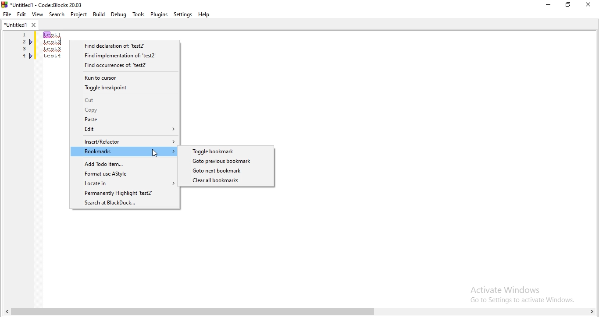 The width and height of the screenshot is (599, 317). I want to click on bookmark, so click(32, 56).